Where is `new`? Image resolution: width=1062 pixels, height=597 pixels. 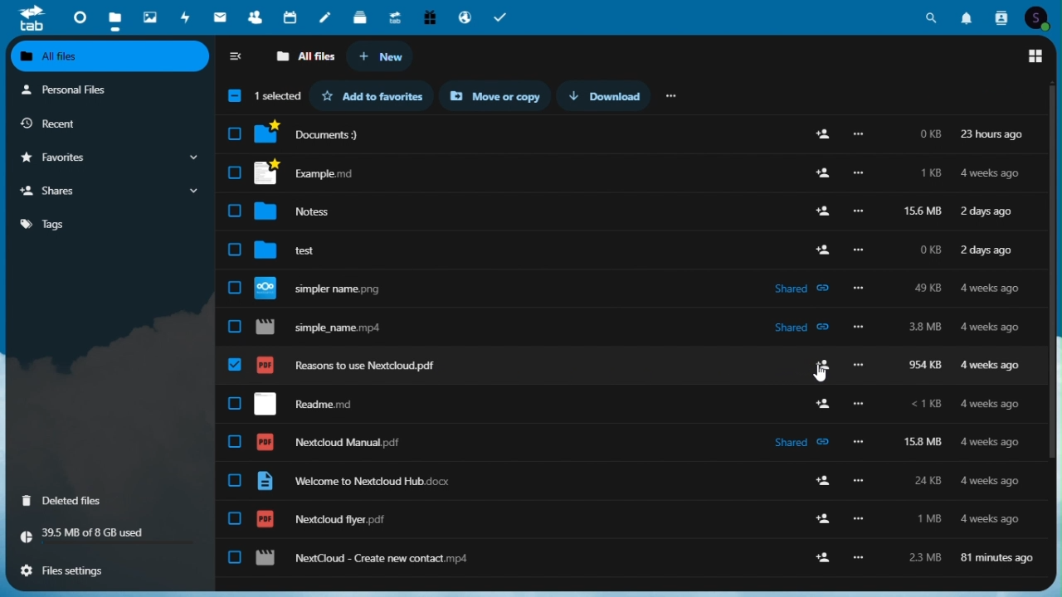 new is located at coordinates (387, 56).